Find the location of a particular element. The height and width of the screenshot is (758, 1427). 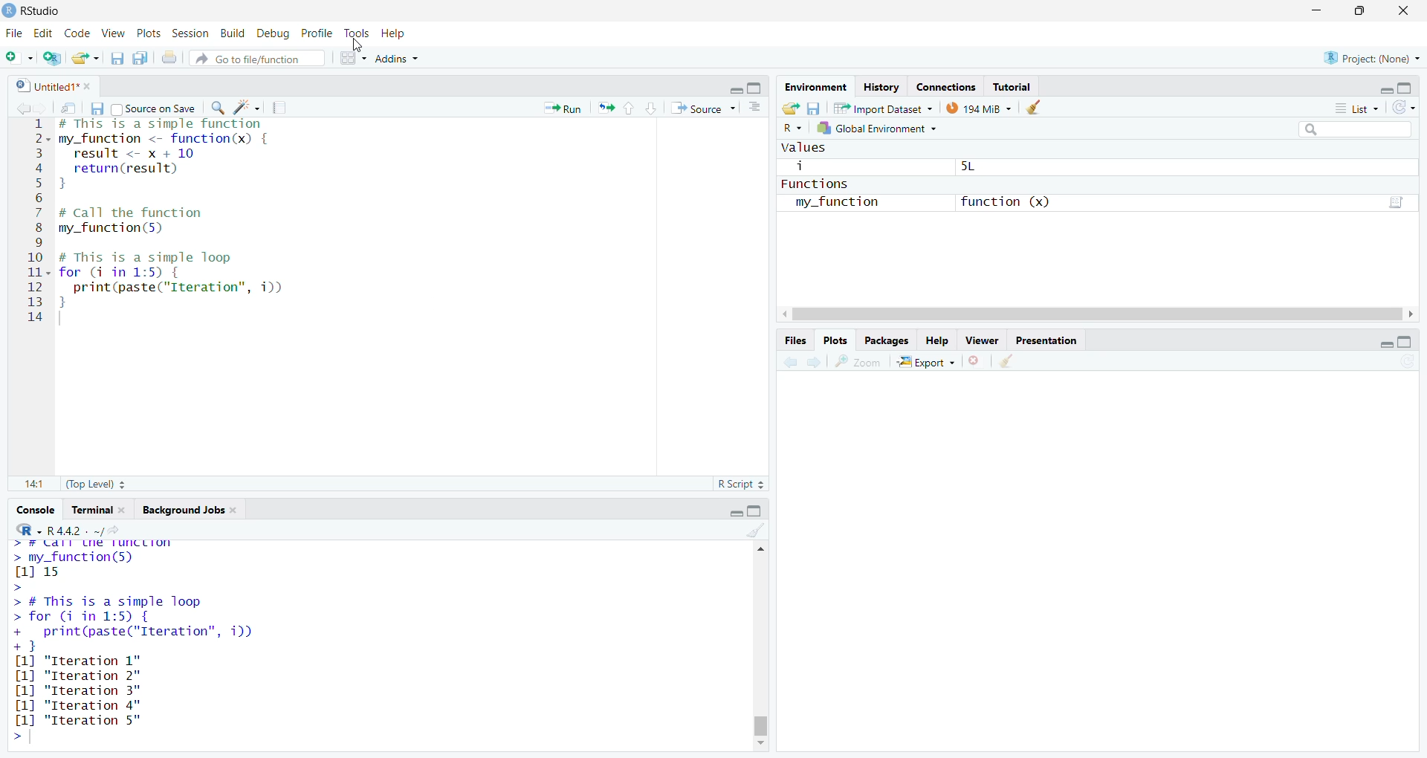

environment is located at coordinates (818, 87).